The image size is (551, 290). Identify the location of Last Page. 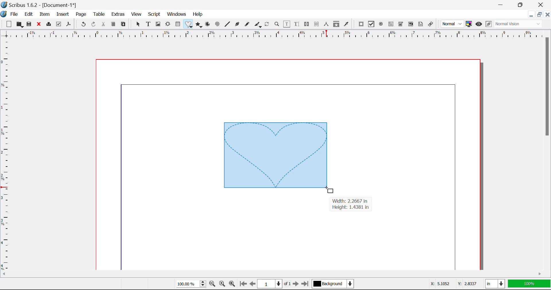
(306, 284).